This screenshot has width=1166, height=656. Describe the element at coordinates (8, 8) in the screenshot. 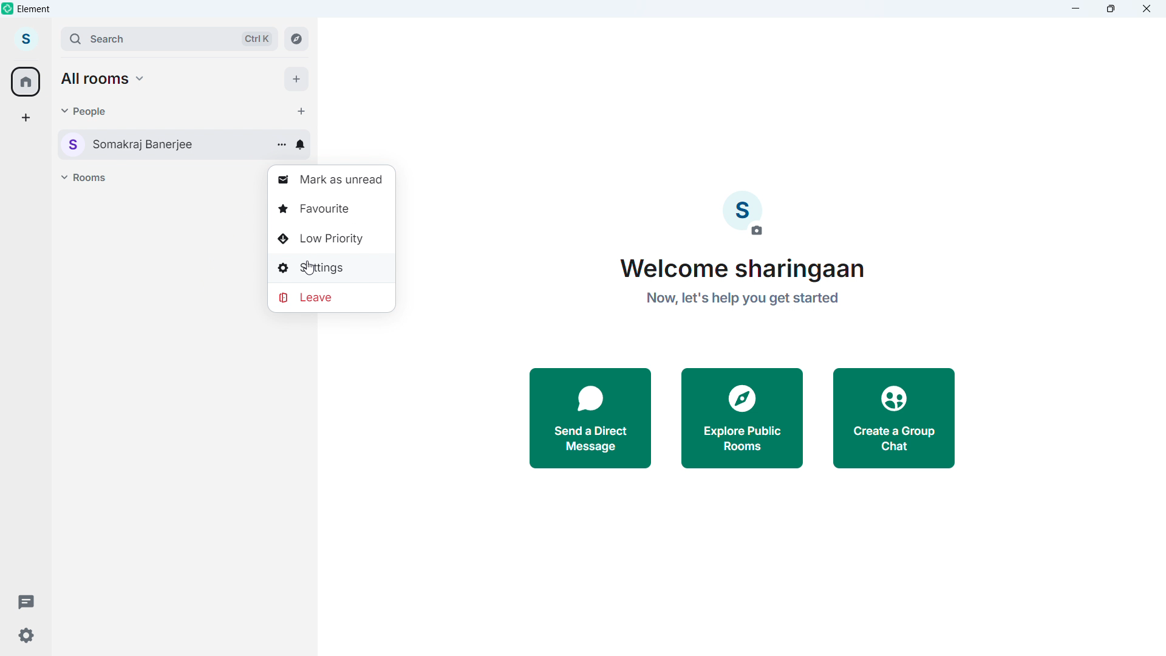

I see `element logo` at that location.